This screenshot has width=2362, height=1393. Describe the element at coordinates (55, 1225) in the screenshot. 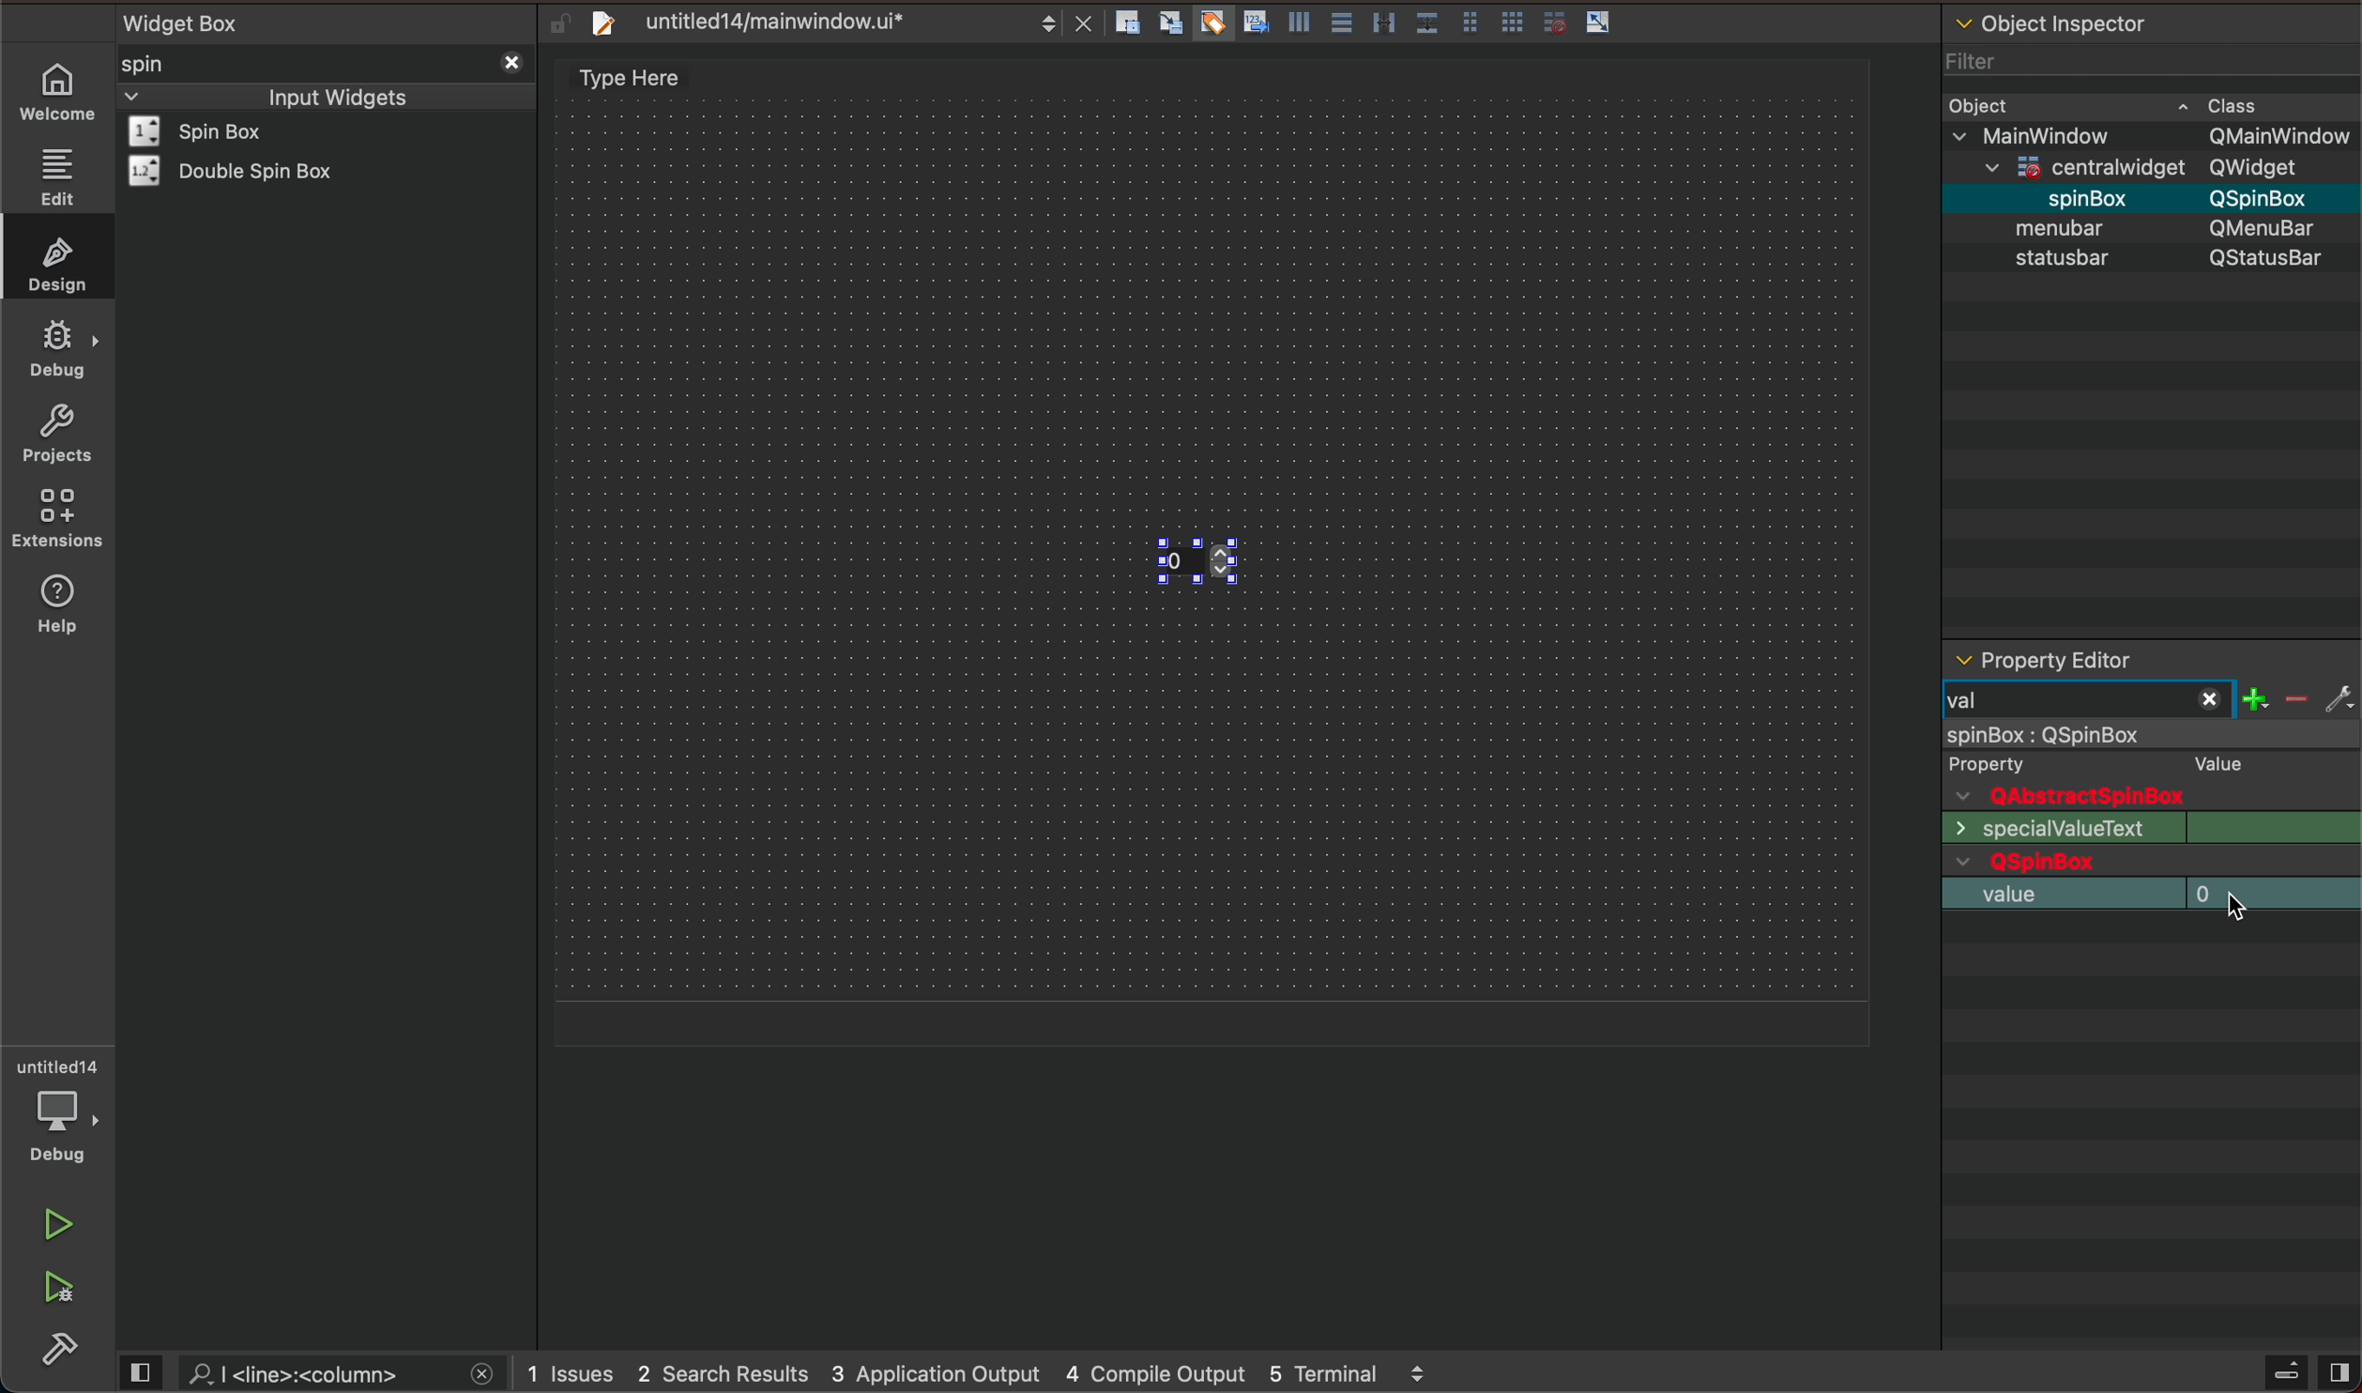

I see `run` at that location.